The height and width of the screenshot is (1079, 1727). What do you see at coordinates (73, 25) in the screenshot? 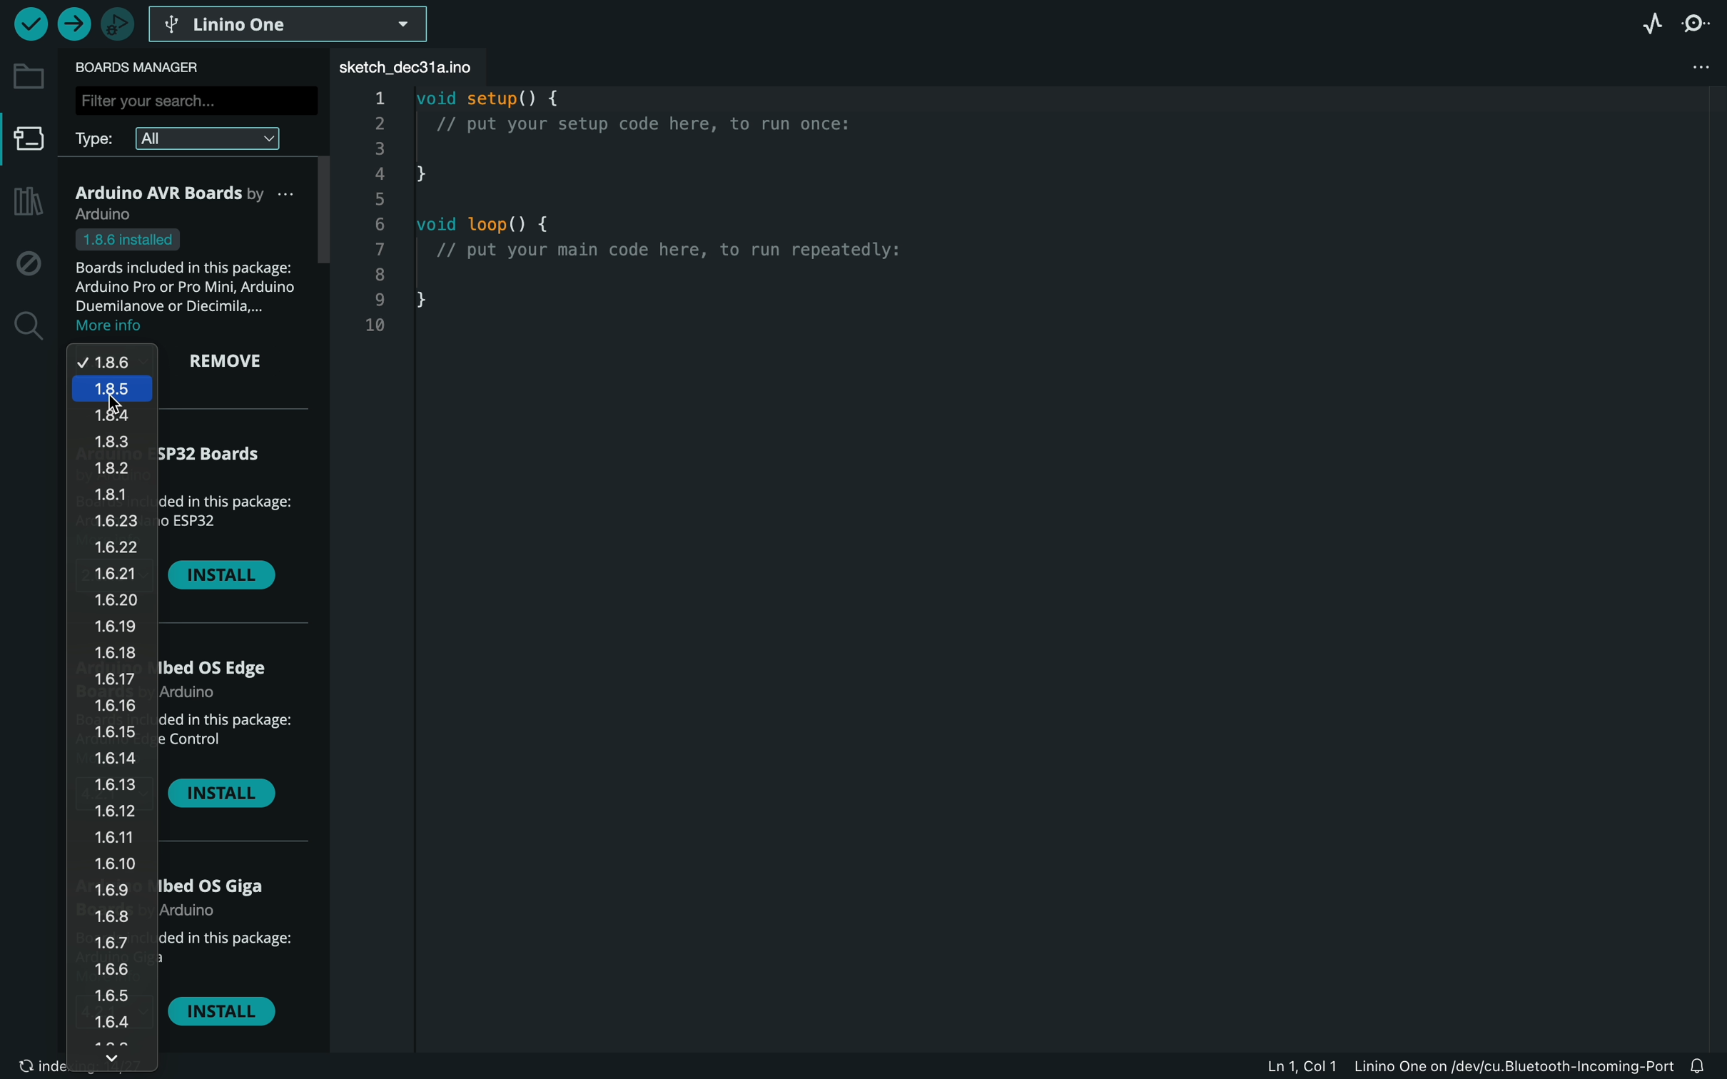
I see `upload` at bounding box center [73, 25].